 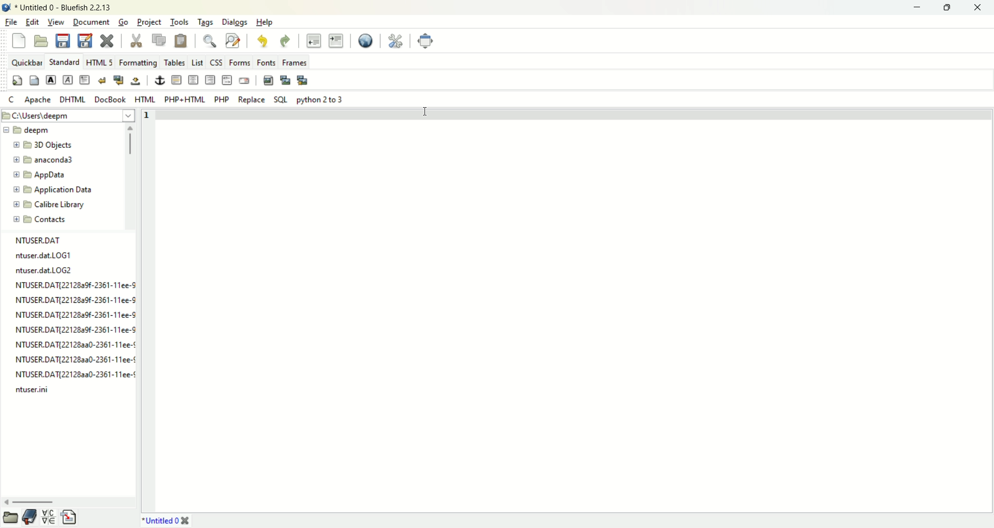 What do you see at coordinates (212, 41) in the screenshot?
I see `find` at bounding box center [212, 41].